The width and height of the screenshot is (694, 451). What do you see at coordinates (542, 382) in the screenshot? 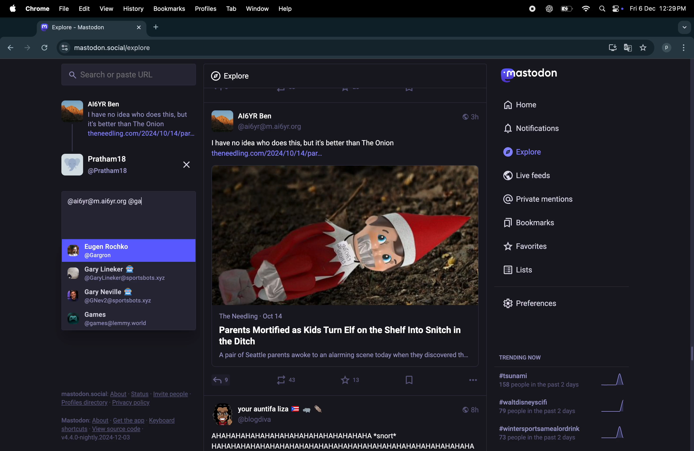
I see `#tsunami` at bounding box center [542, 382].